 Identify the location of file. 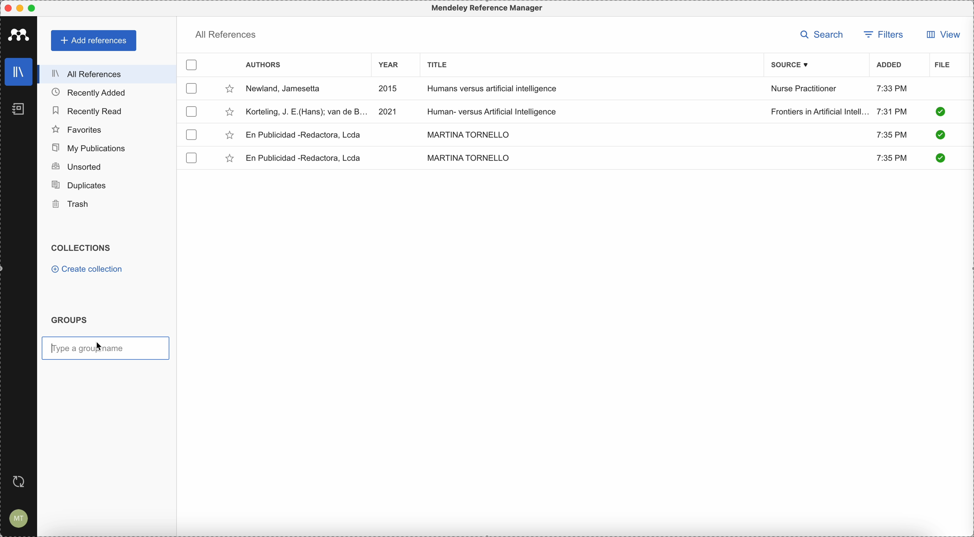
(942, 65).